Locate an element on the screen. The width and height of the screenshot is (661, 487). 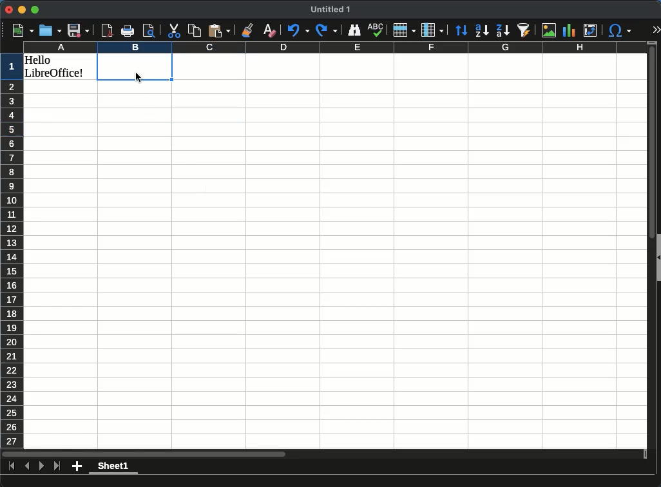
clear formatting is located at coordinates (267, 30).